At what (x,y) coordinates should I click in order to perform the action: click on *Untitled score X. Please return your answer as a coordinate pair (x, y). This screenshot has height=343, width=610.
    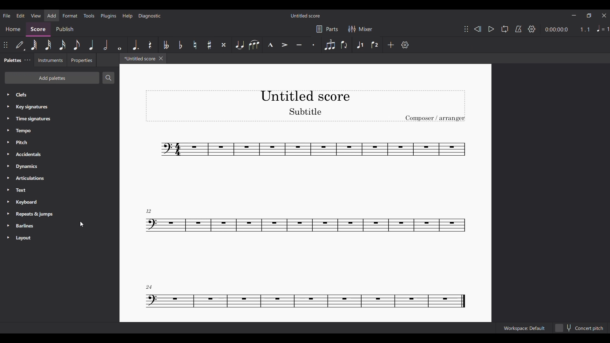
    Looking at the image, I should click on (139, 59).